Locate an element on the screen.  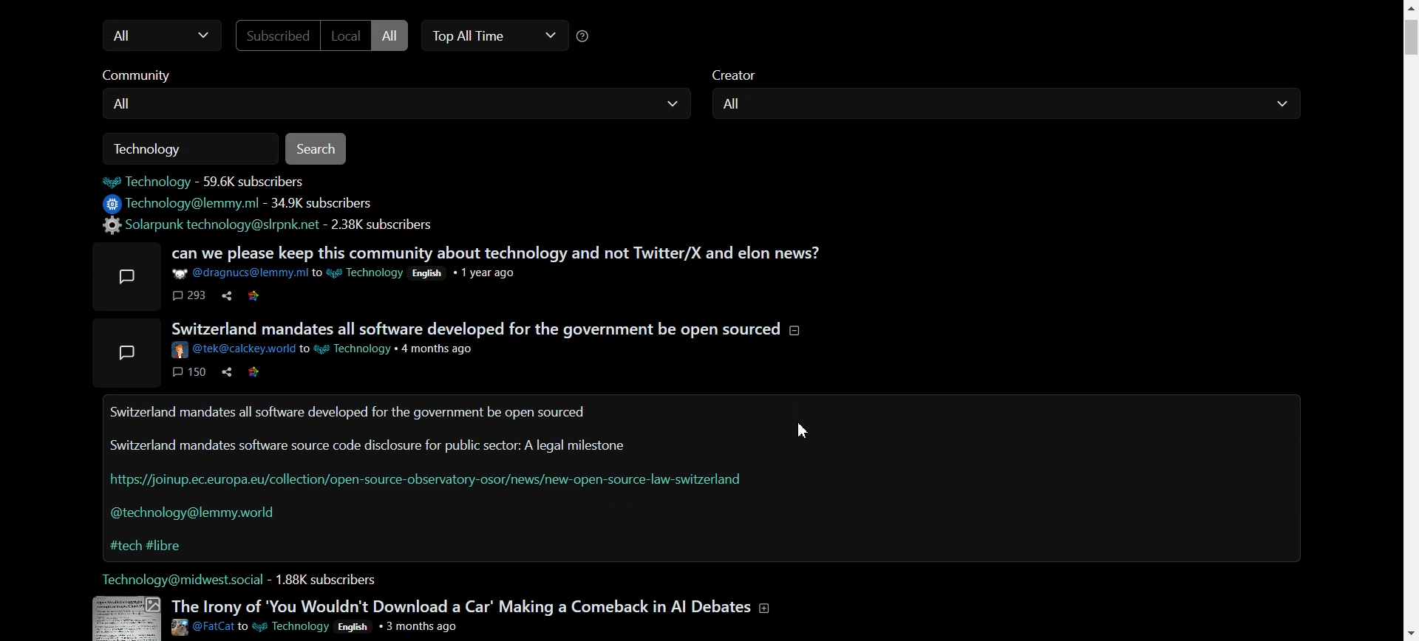
All is located at coordinates (1007, 108).